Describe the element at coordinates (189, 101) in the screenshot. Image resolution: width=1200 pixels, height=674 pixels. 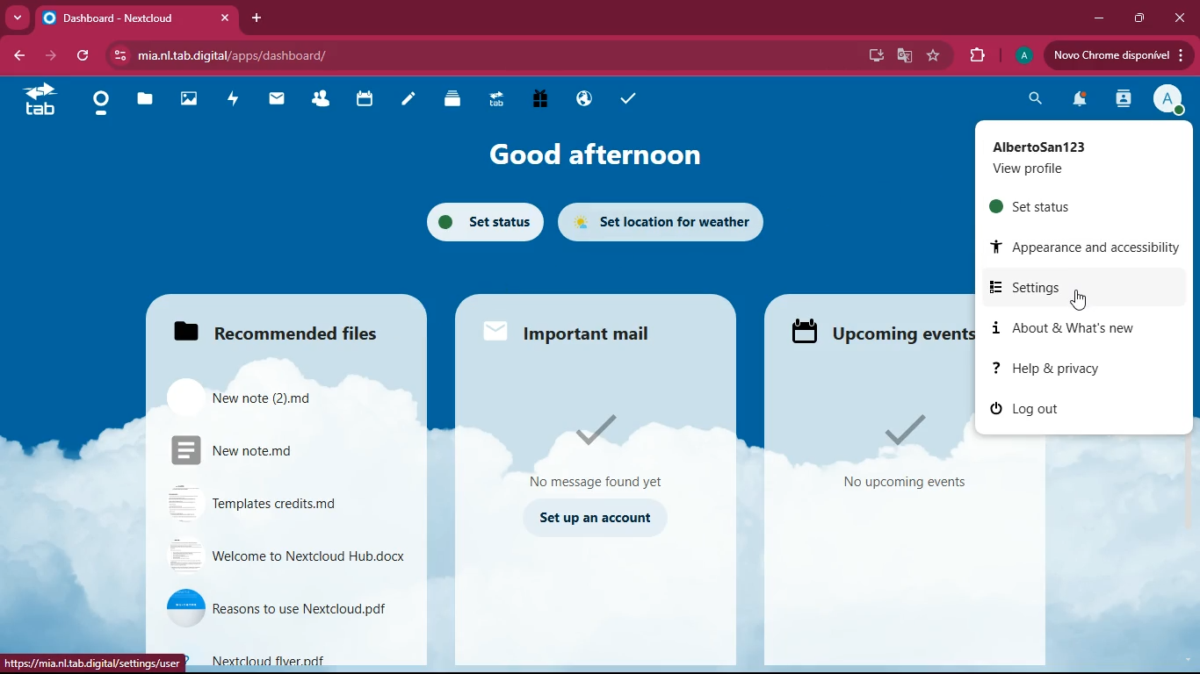
I see `images` at that location.